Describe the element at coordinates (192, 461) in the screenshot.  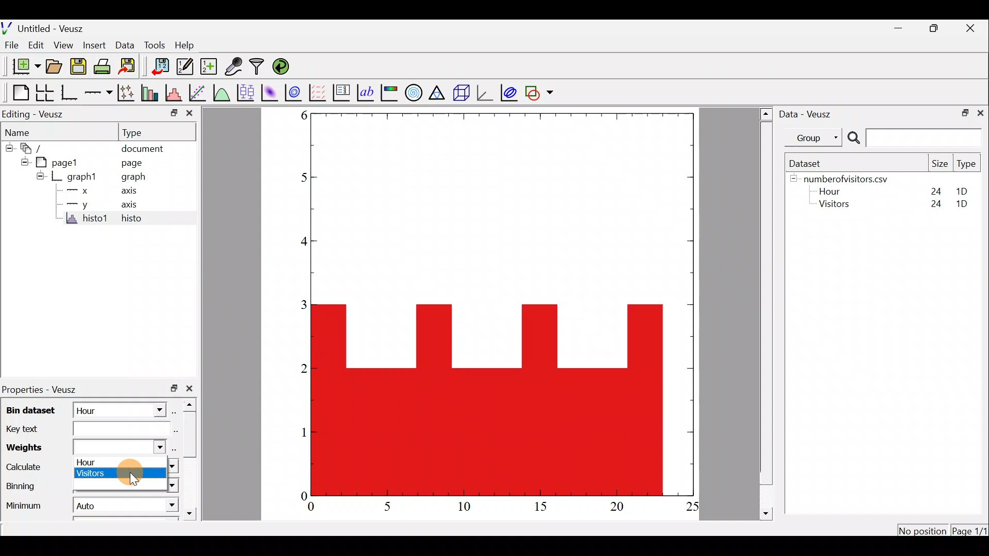
I see `scroll bar` at that location.